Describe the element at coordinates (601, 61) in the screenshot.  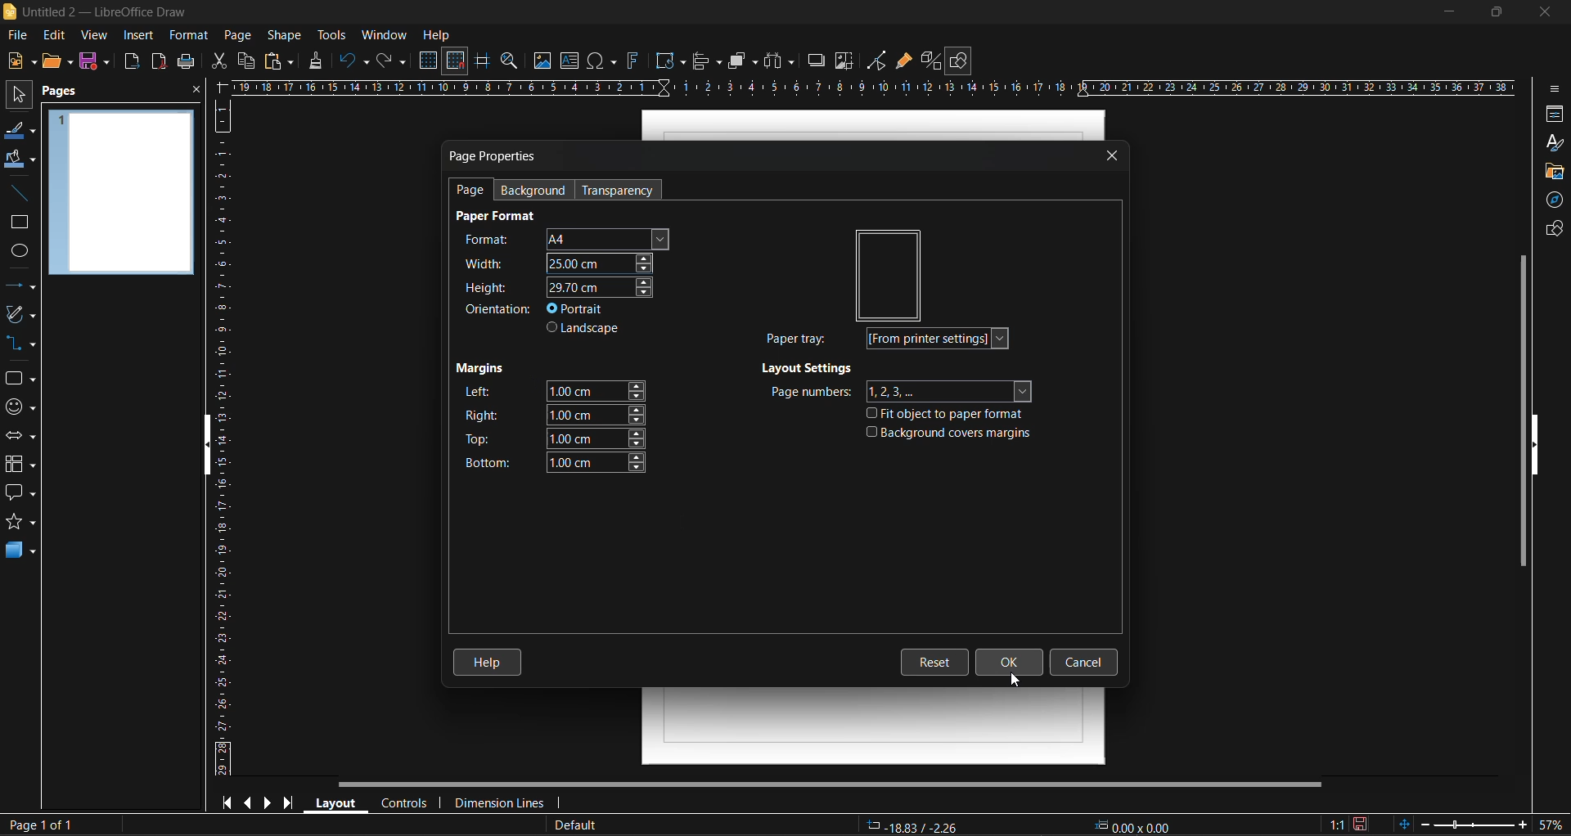
I see `special characters` at that location.